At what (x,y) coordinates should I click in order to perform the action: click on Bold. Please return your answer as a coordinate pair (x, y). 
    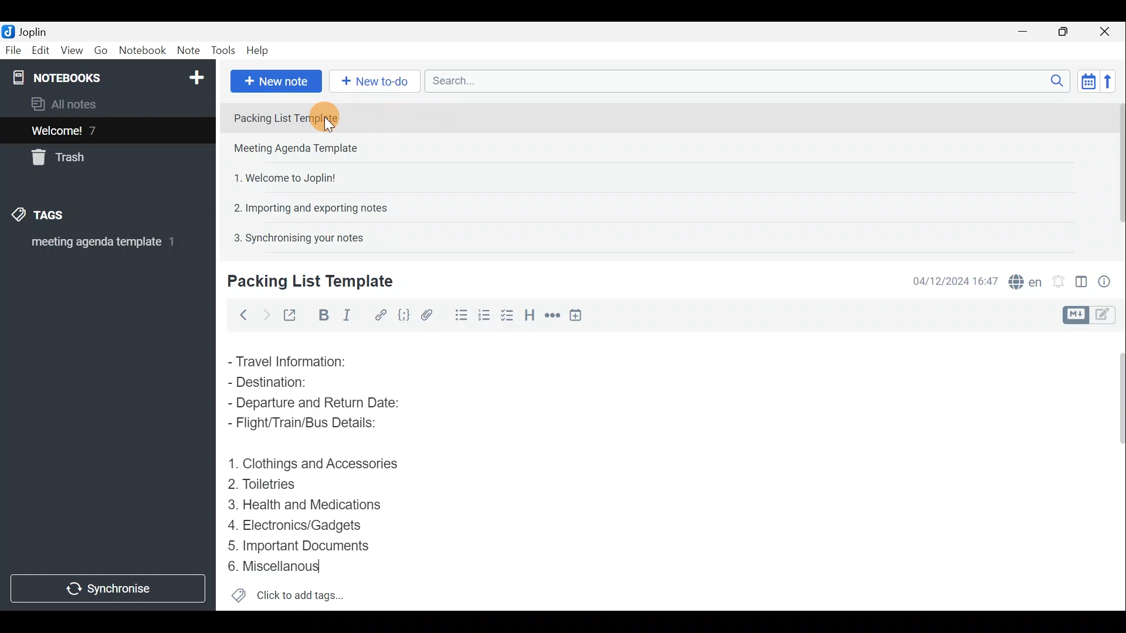
    Looking at the image, I should click on (322, 314).